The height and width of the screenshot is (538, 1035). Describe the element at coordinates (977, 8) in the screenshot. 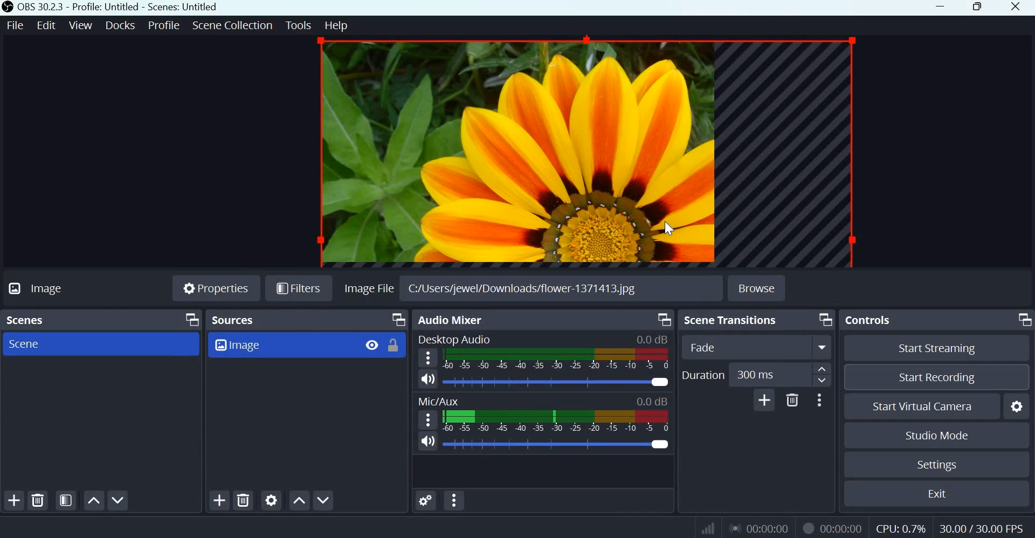

I see `Windows size toggle` at that location.